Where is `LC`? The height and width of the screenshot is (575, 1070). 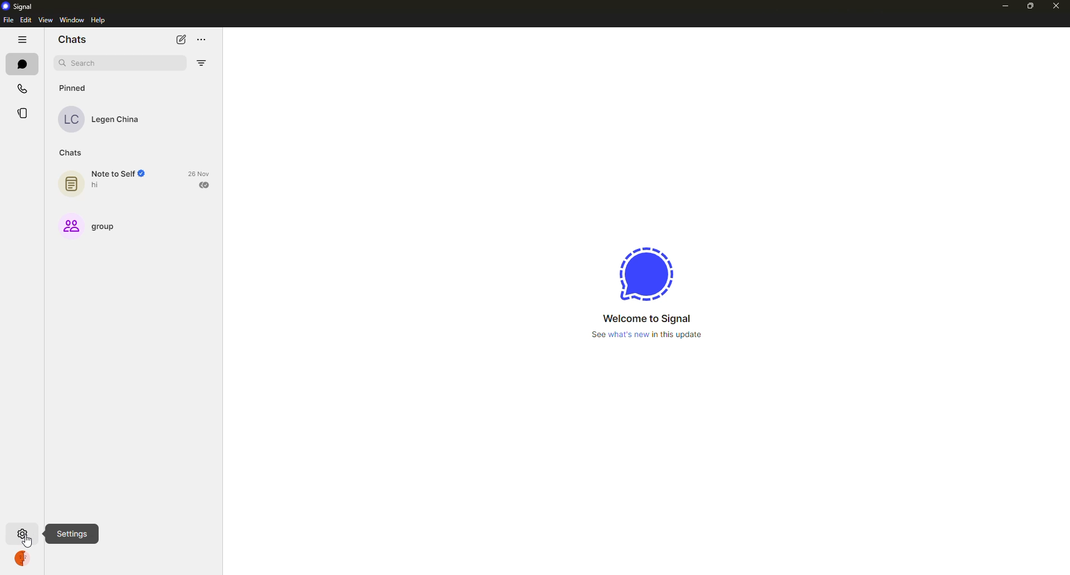
LC is located at coordinates (70, 119).